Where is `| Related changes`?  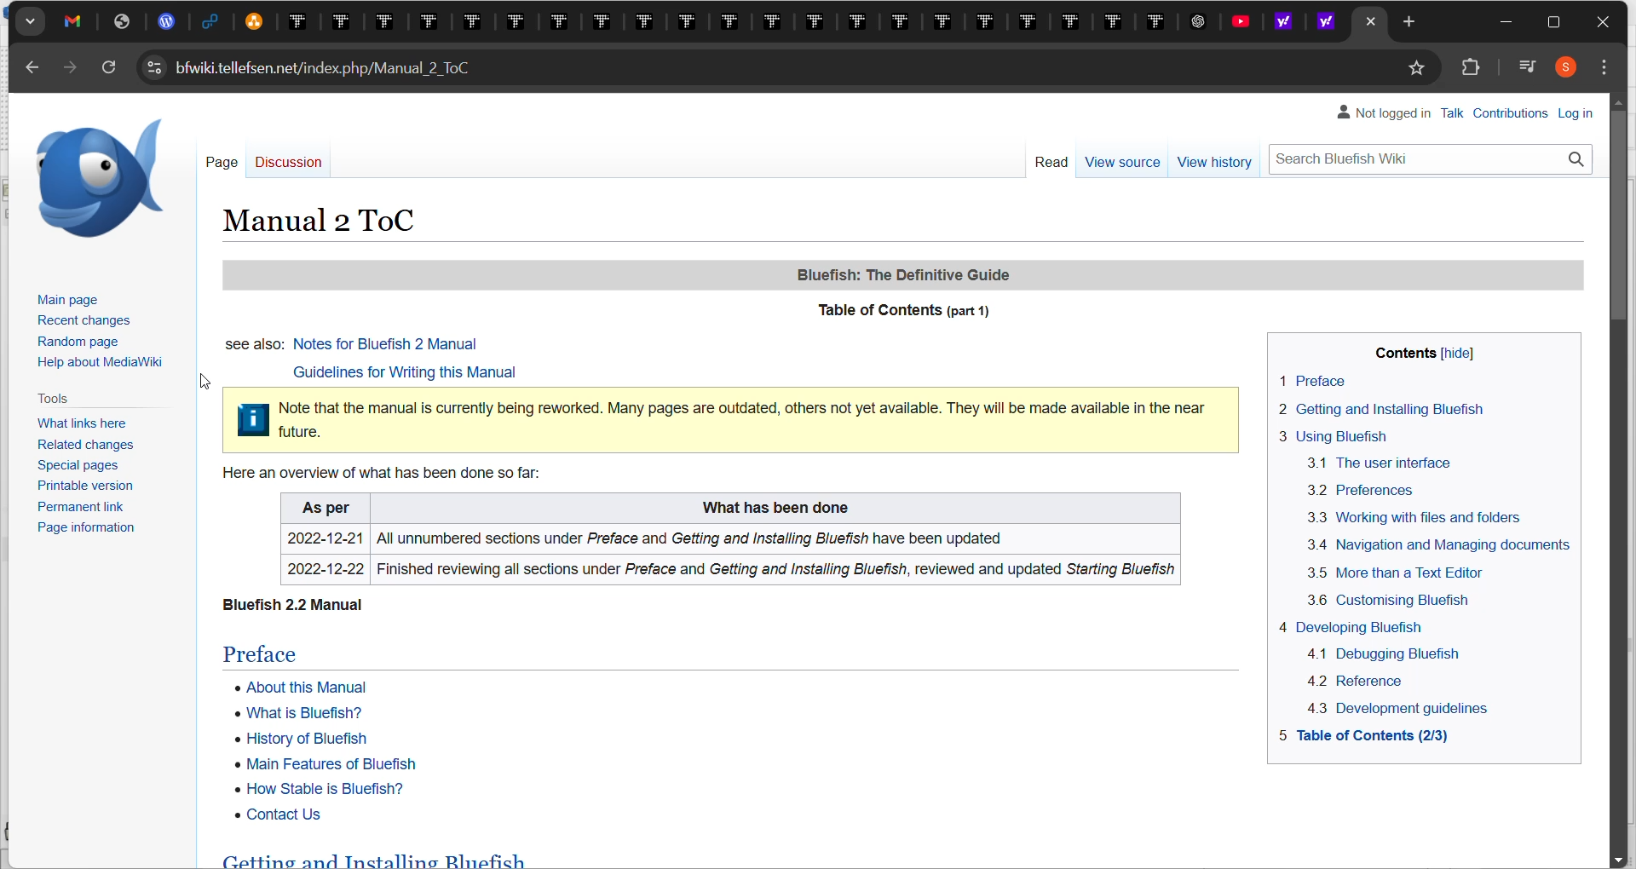 | Related changes is located at coordinates (78, 446).